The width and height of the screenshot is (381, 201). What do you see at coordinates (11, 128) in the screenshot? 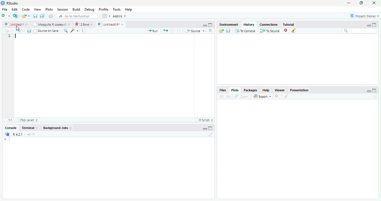
I see `Console` at bounding box center [11, 128].